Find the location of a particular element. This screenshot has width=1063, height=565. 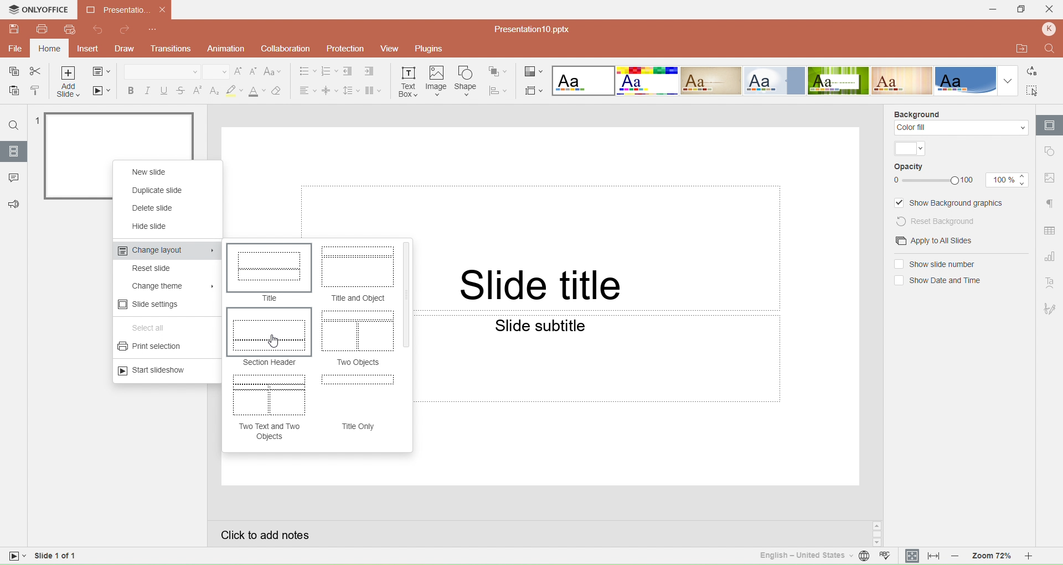

Transitions is located at coordinates (173, 49).